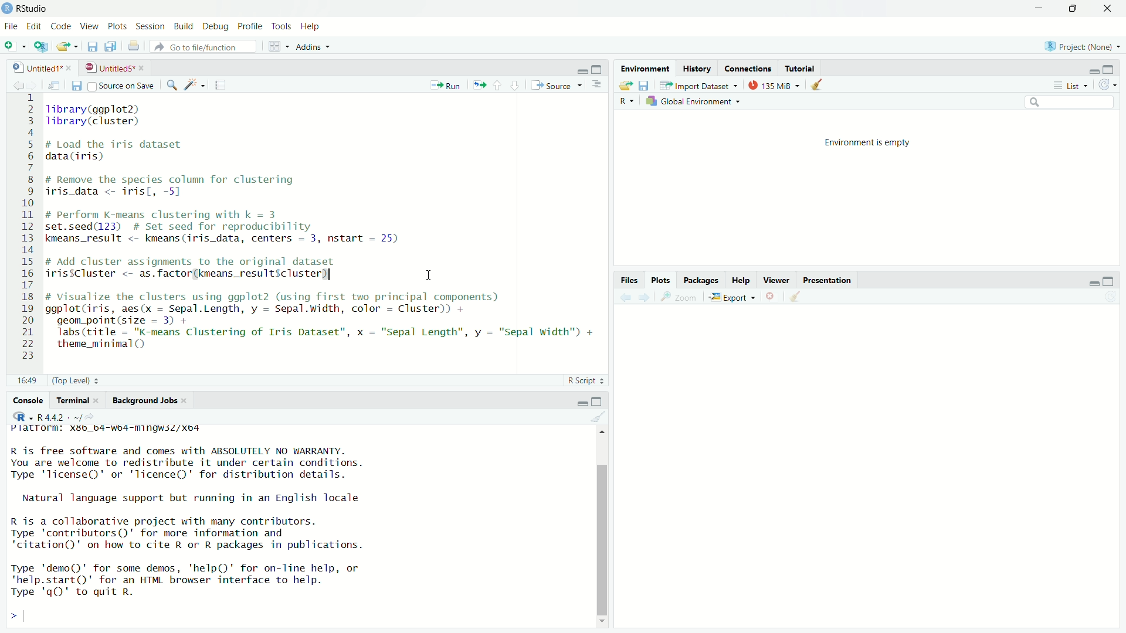 This screenshot has height=633, width=1126. I want to click on plots, so click(660, 280).